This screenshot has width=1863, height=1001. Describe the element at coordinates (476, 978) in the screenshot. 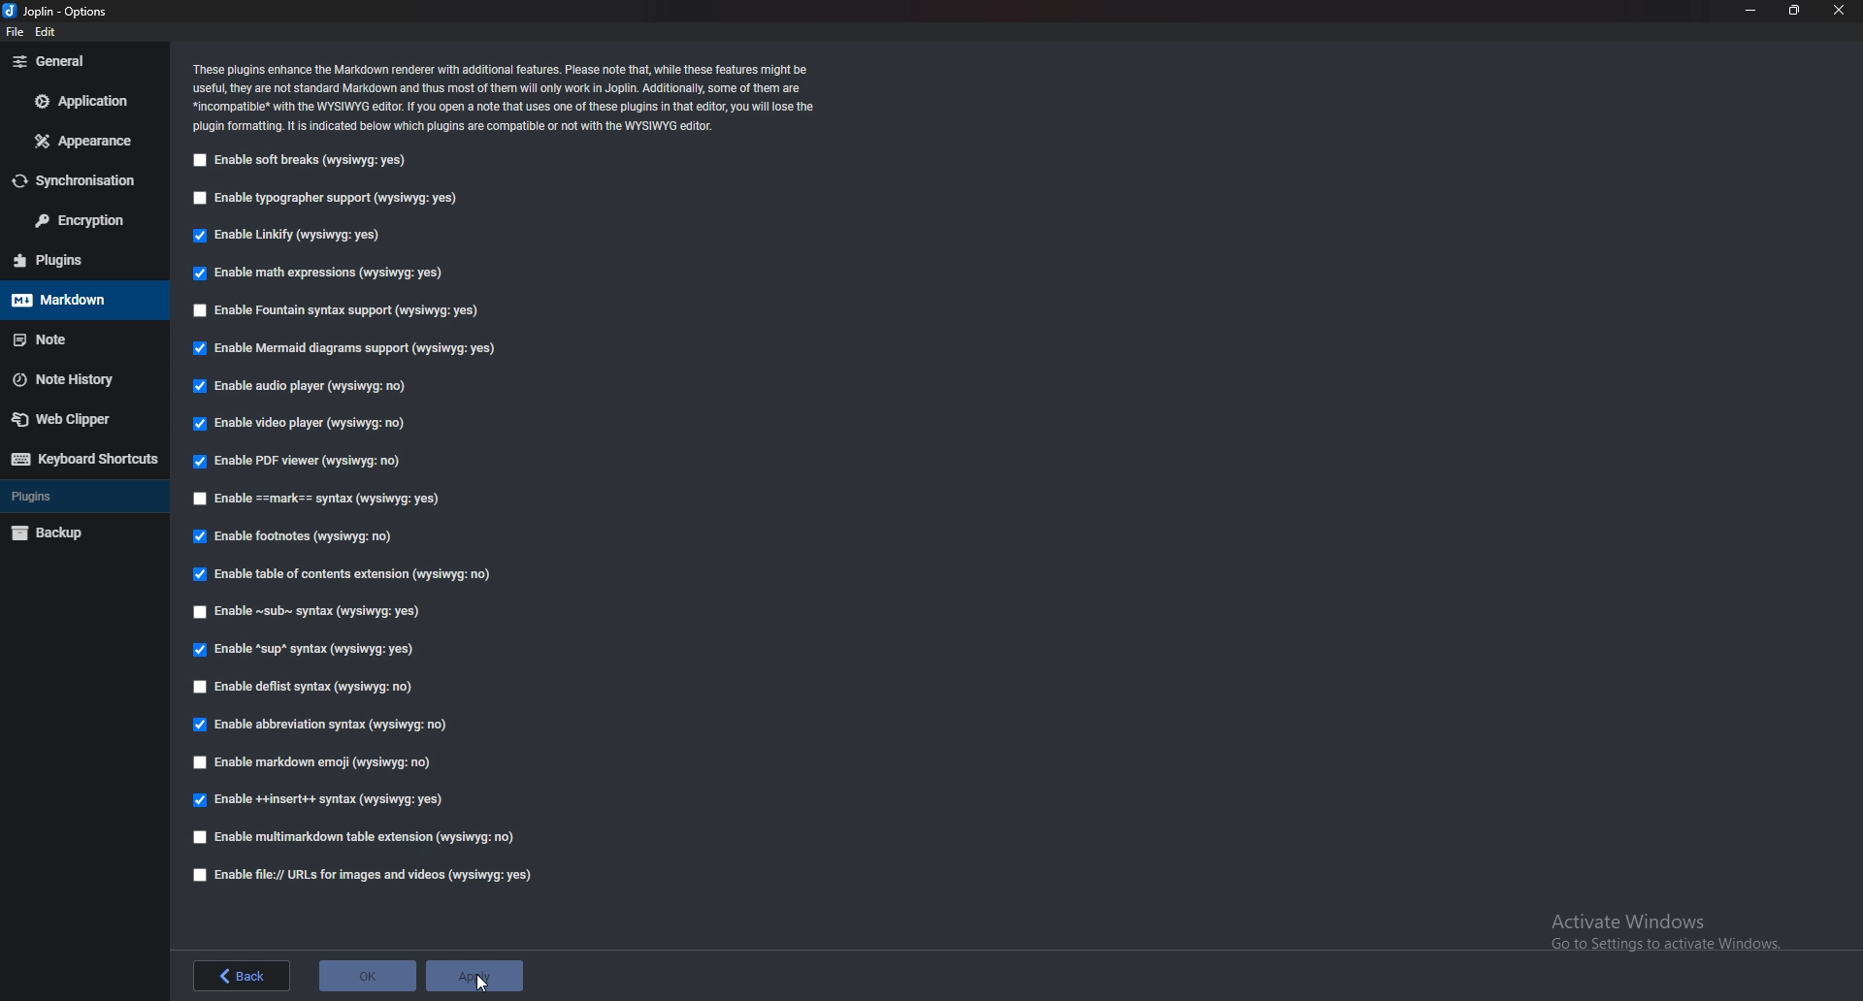

I see `apply` at that location.